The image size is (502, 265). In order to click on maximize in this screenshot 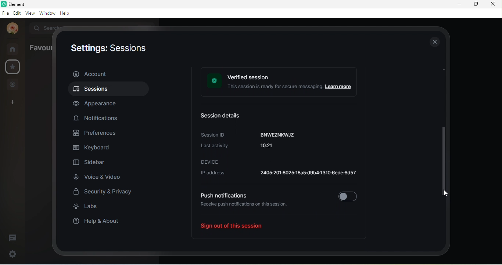, I will do `click(475, 4)`.